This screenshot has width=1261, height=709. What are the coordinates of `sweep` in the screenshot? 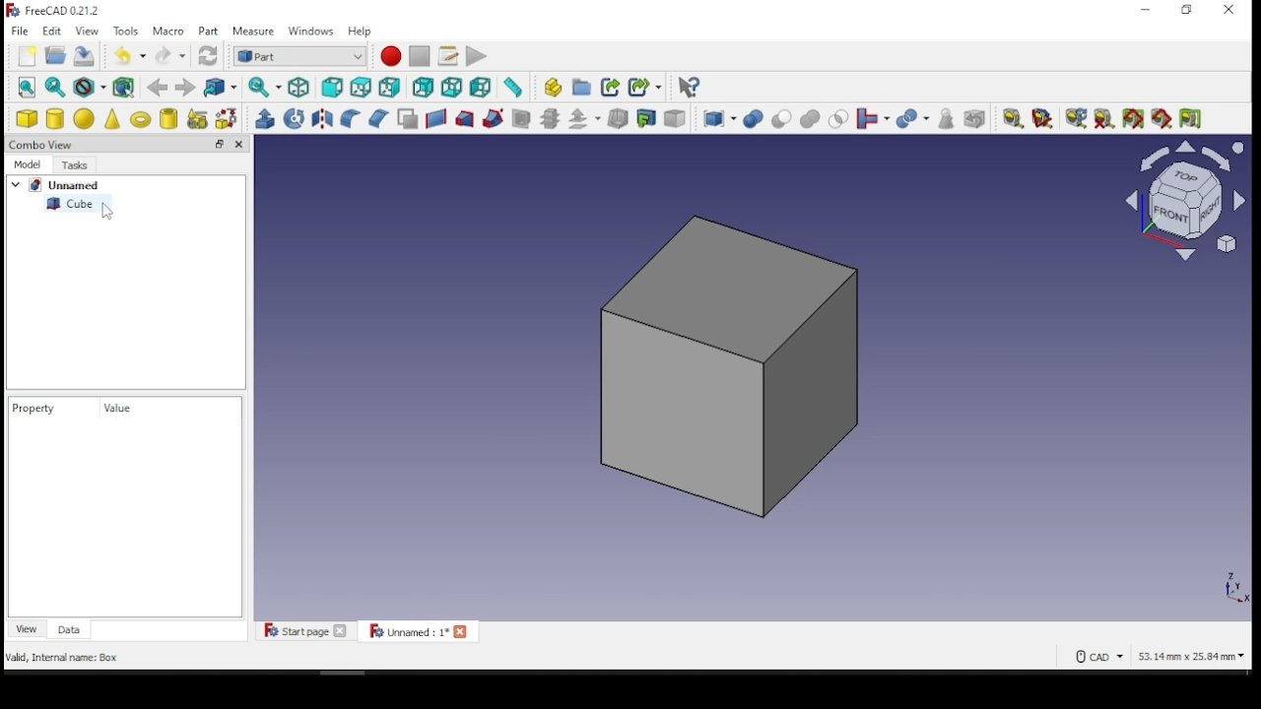 It's located at (495, 118).